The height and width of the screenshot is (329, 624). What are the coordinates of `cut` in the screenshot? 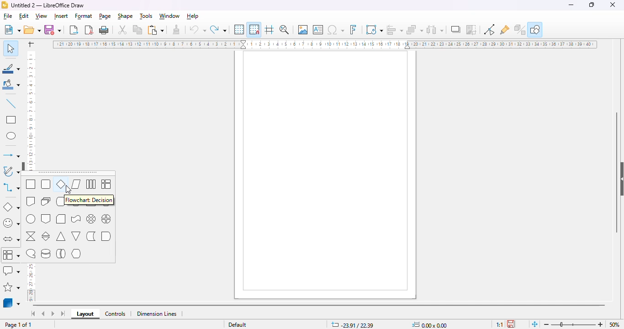 It's located at (122, 30).